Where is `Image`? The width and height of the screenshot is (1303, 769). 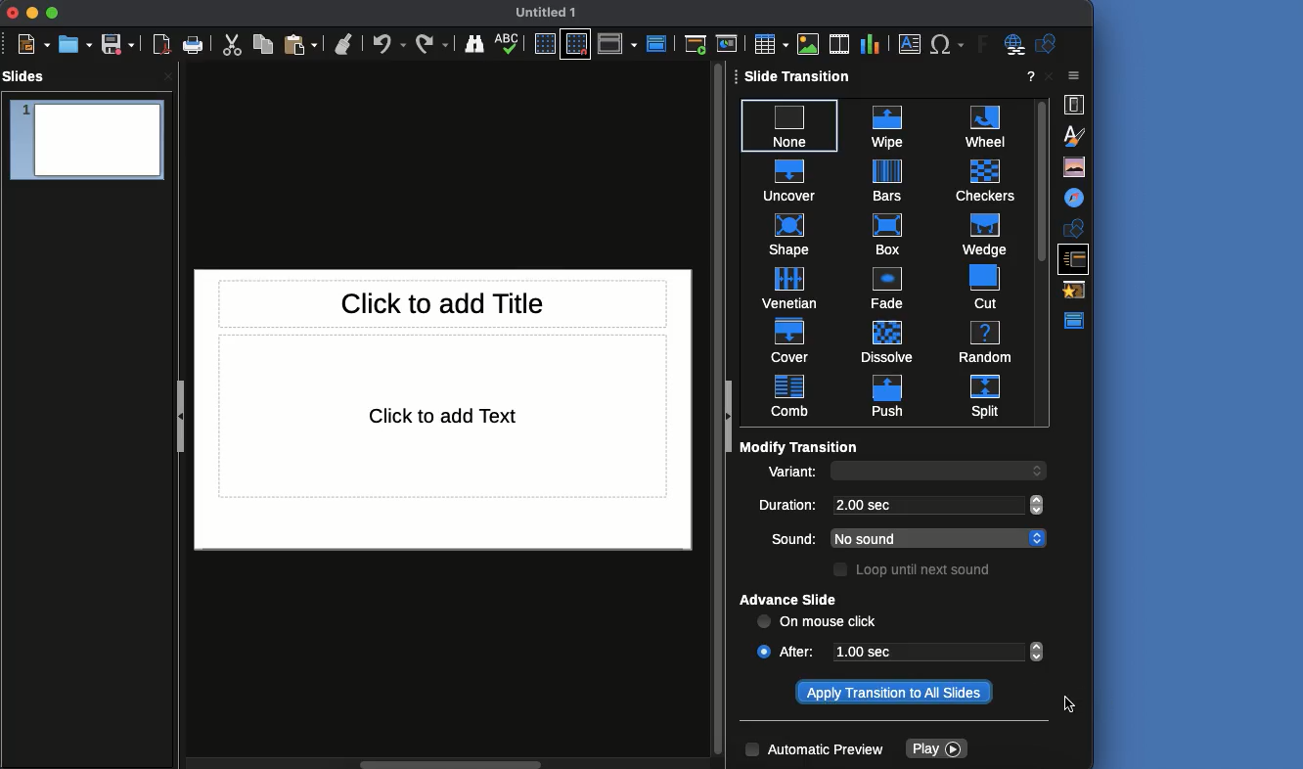 Image is located at coordinates (809, 42).